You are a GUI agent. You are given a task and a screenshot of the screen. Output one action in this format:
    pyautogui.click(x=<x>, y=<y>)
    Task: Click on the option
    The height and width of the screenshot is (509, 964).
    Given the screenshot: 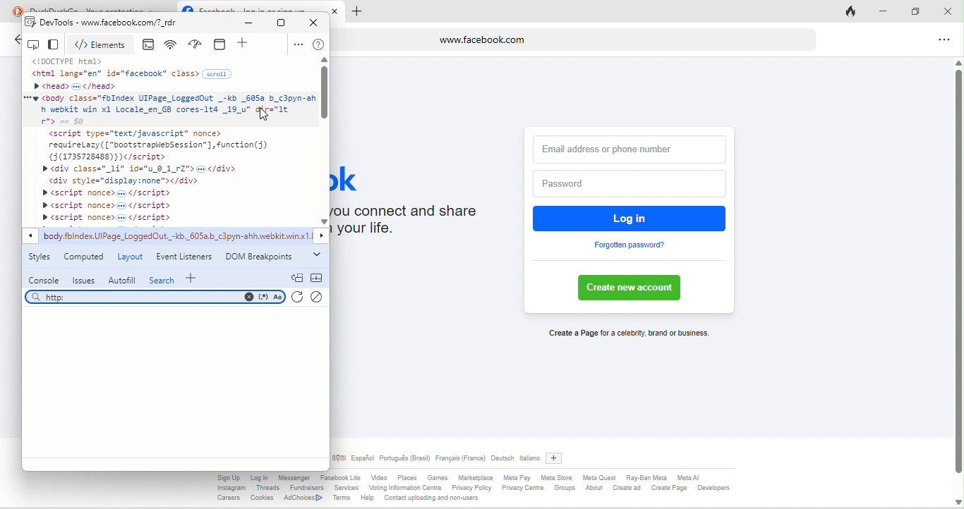 What is the action you would take?
    pyautogui.click(x=297, y=44)
    